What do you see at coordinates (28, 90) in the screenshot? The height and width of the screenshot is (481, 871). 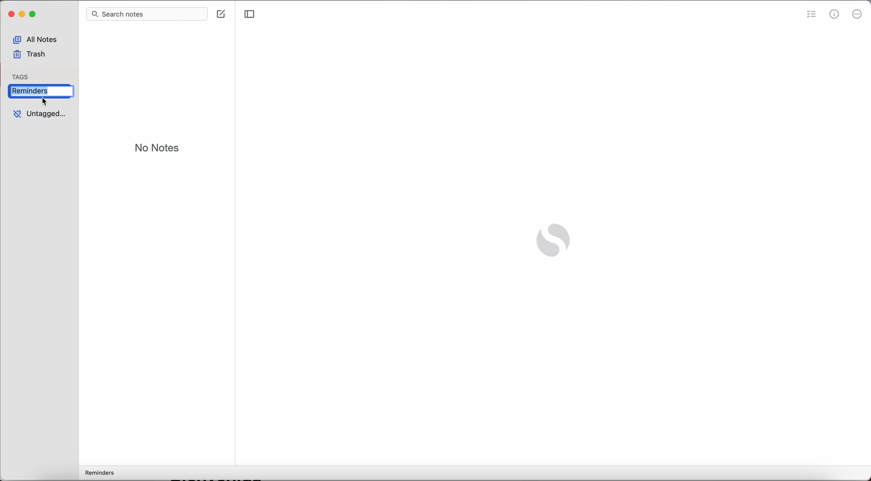 I see `typing` at bounding box center [28, 90].